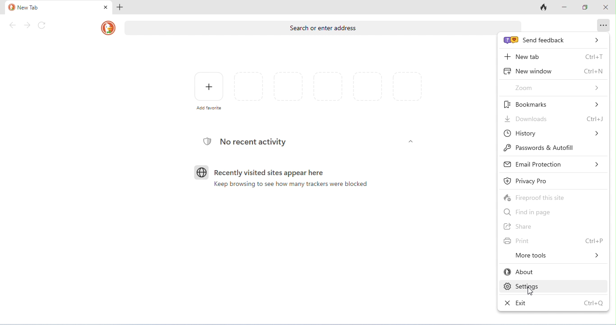  Describe the element at coordinates (542, 8) in the screenshot. I see `close tabs and clear data` at that location.